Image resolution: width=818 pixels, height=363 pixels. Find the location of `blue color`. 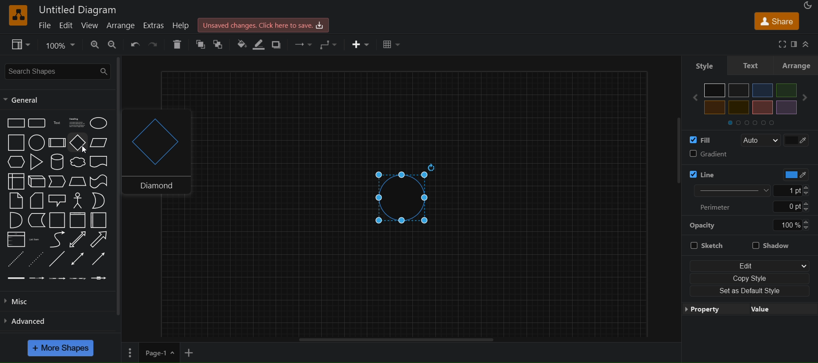

blue color is located at coordinates (763, 90).